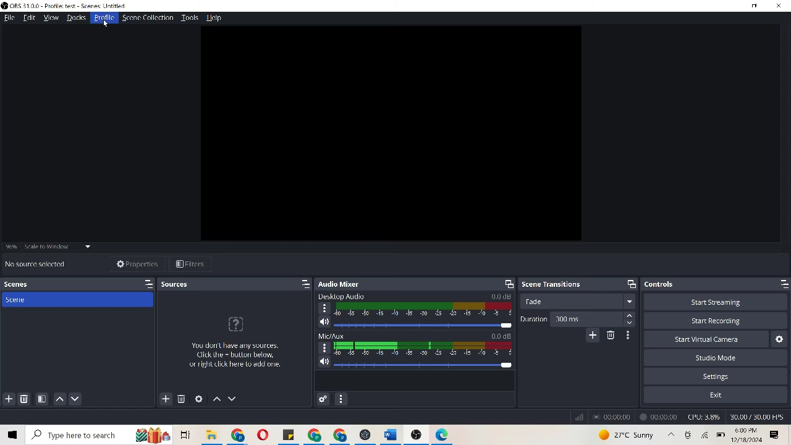 The height and width of the screenshot is (445, 791). Describe the element at coordinates (627, 434) in the screenshot. I see `weahter` at that location.